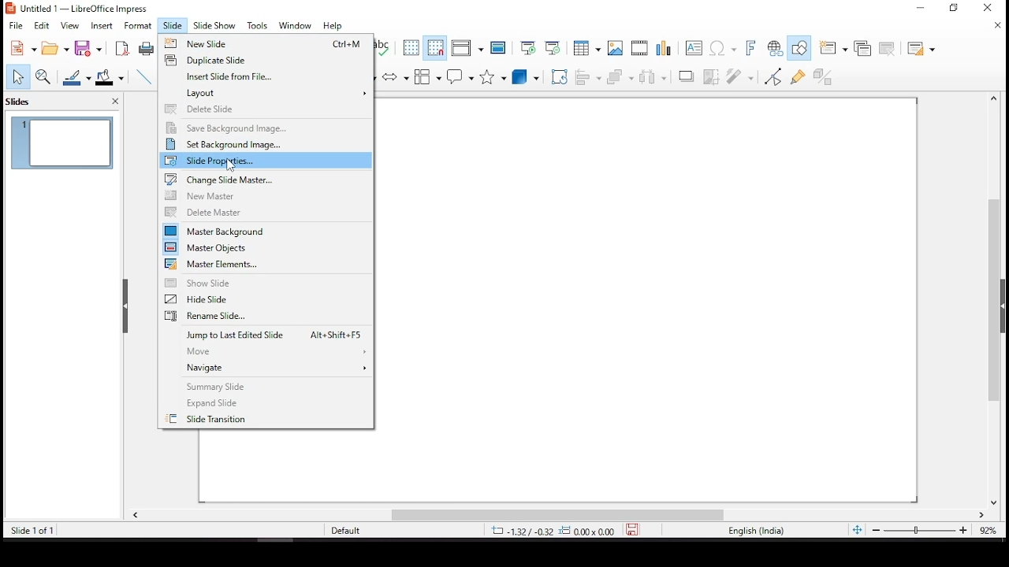 This screenshot has width=1009, height=567. Describe the element at coordinates (265, 334) in the screenshot. I see `jump to last edited slide` at that location.